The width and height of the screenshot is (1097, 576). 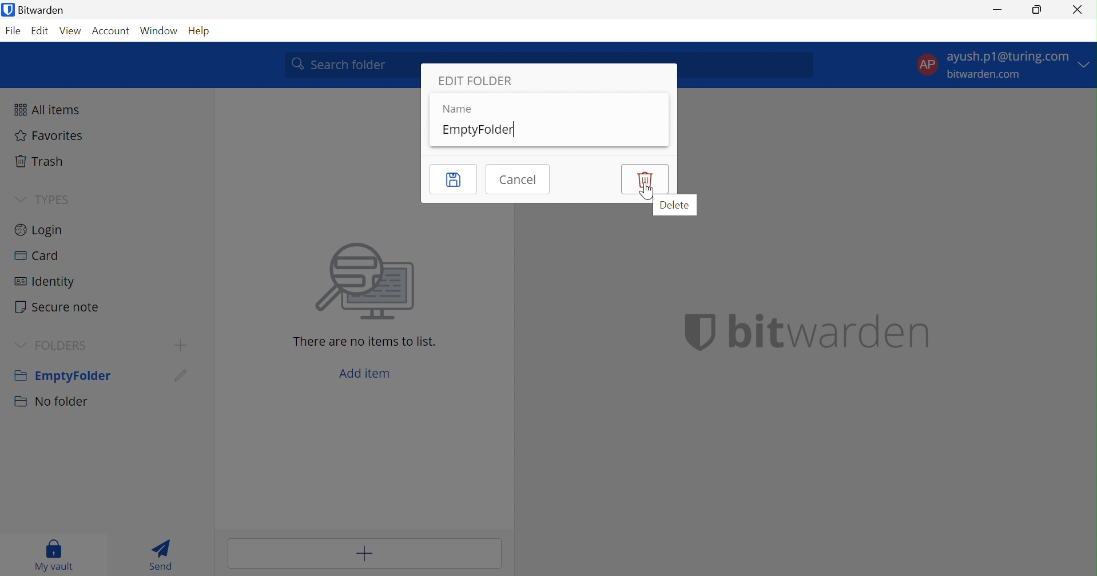 What do you see at coordinates (178, 379) in the screenshot?
I see `Cursor` at bounding box center [178, 379].